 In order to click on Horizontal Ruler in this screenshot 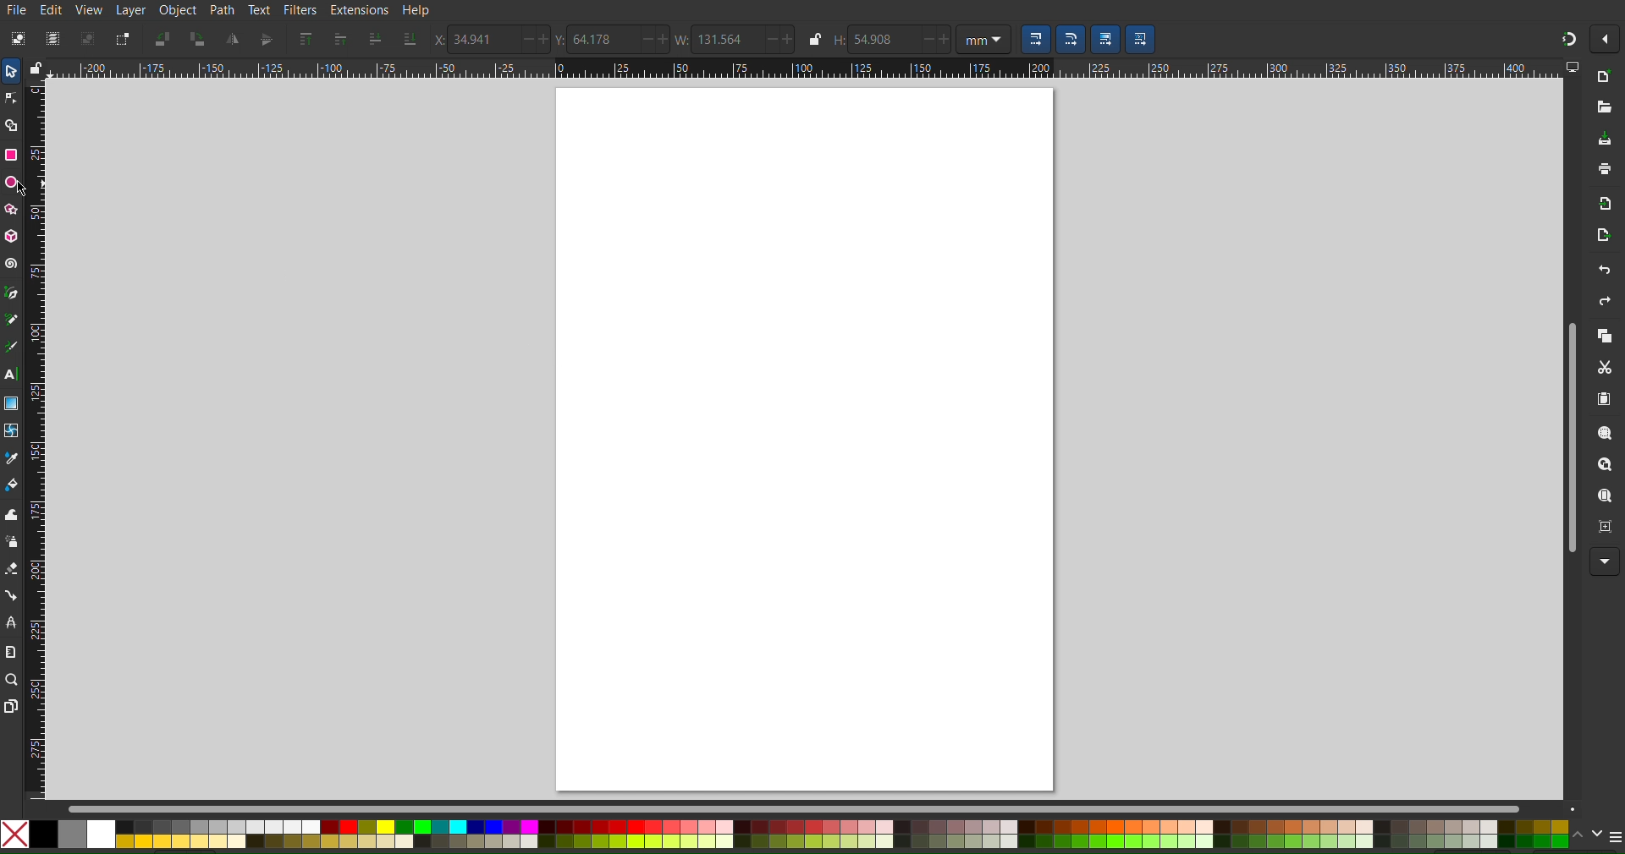, I will do `click(805, 69)`.